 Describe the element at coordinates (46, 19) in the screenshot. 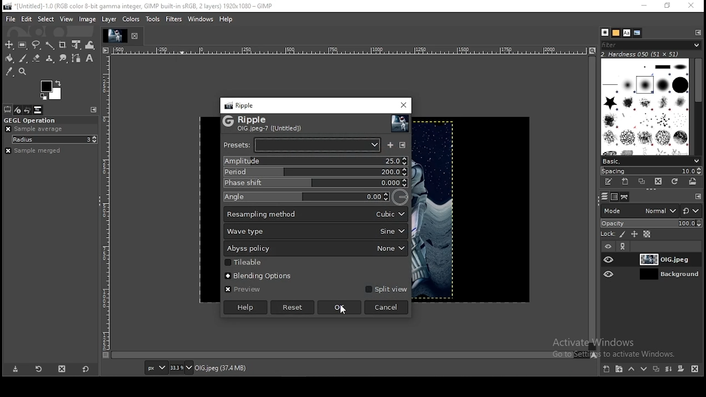

I see `elect` at that location.